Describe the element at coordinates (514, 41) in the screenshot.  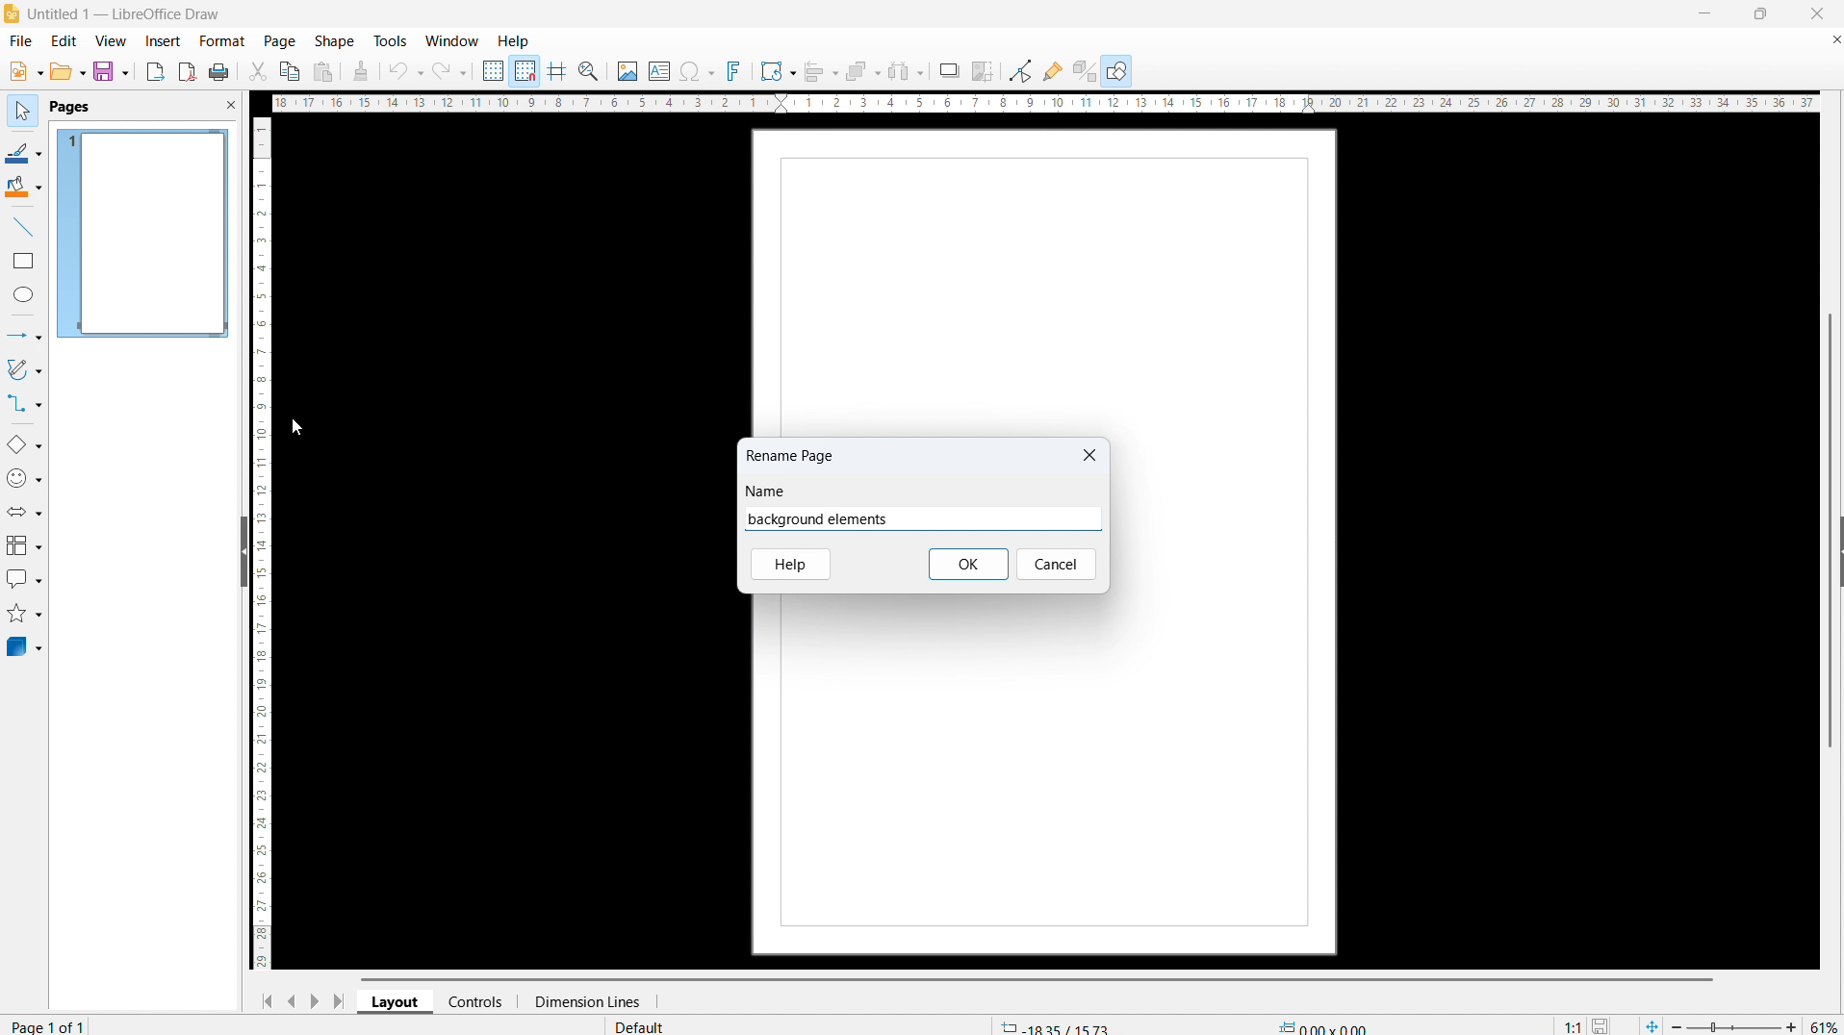
I see `help` at that location.